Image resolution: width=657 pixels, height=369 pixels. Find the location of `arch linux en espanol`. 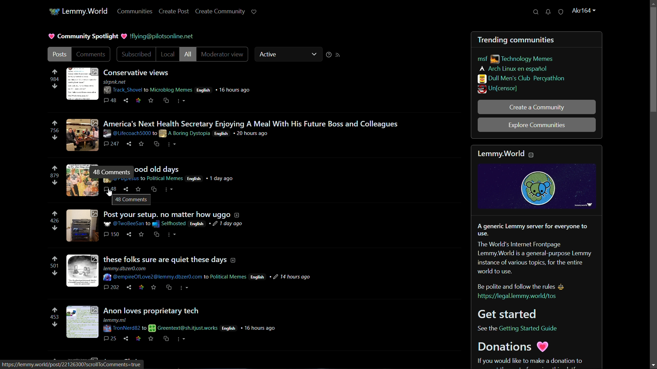

arch linux en espanol is located at coordinates (513, 69).